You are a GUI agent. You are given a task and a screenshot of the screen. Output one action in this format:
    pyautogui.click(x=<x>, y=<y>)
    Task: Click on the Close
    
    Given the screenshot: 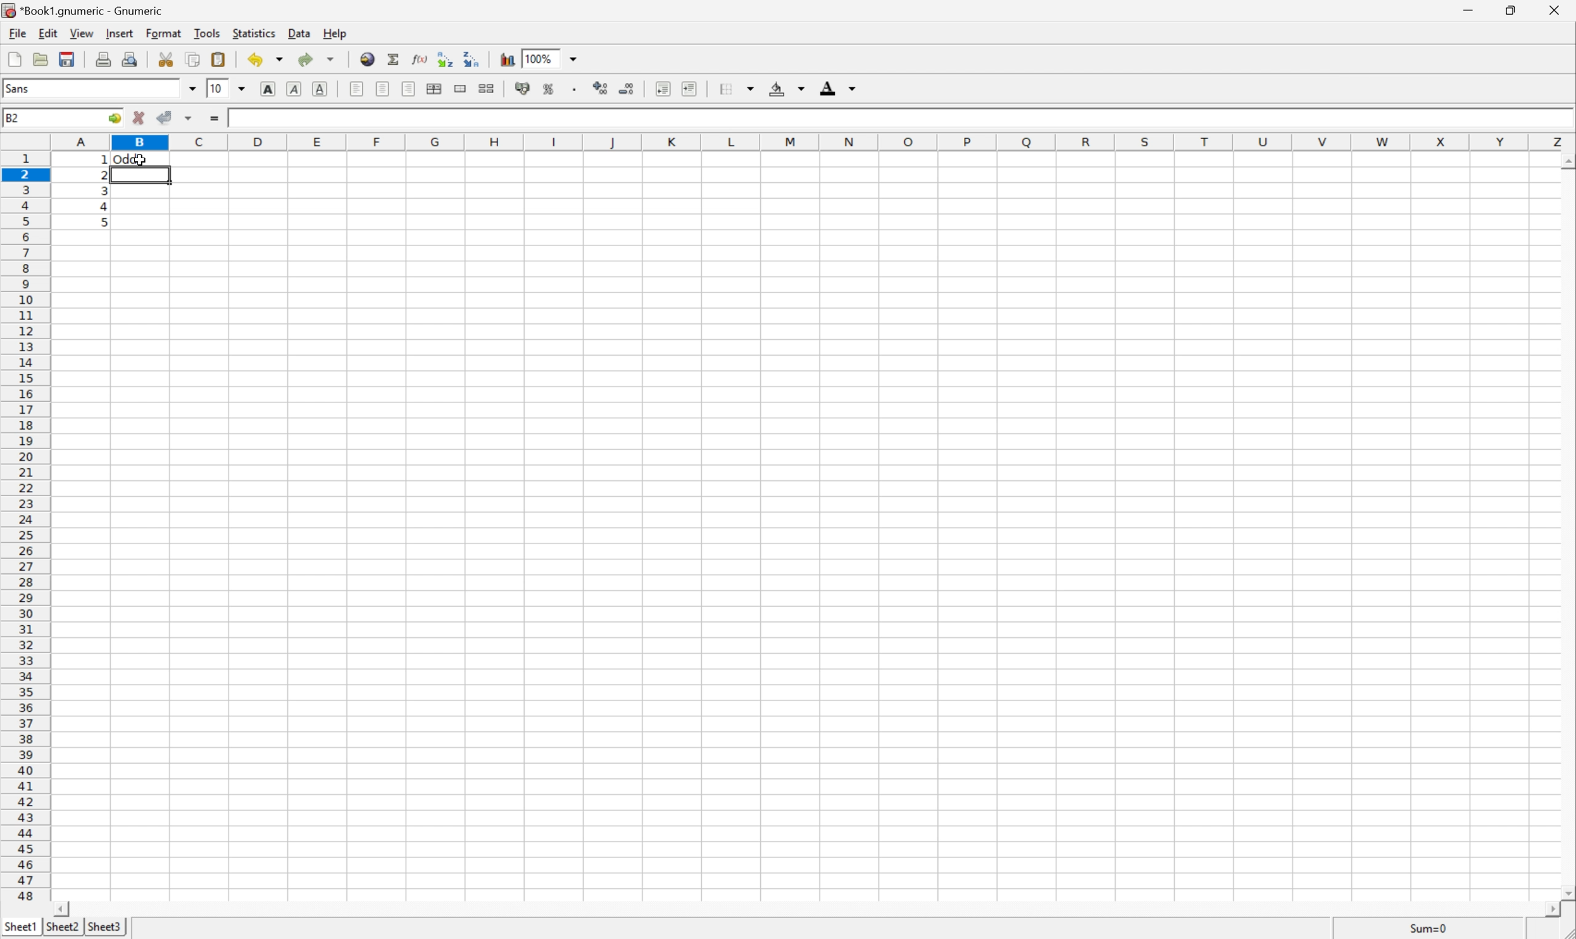 What is the action you would take?
    pyautogui.click(x=1554, y=9)
    